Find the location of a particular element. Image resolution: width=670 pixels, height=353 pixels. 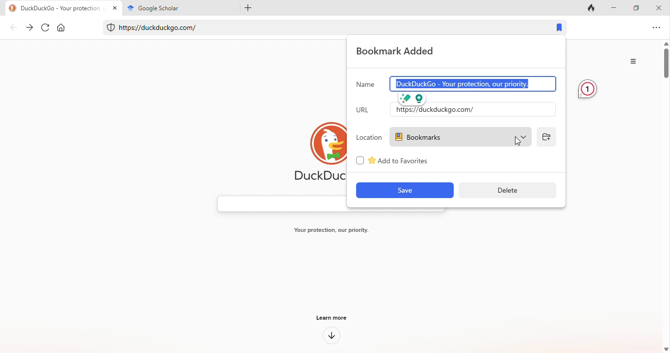

location is located at coordinates (369, 138).